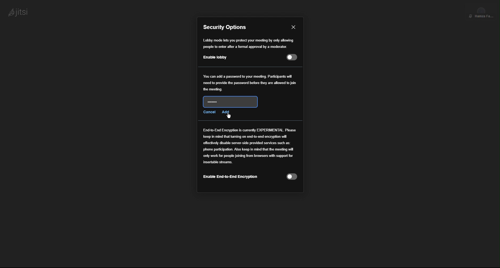 The height and width of the screenshot is (268, 500). I want to click on Participant View, so click(481, 11).